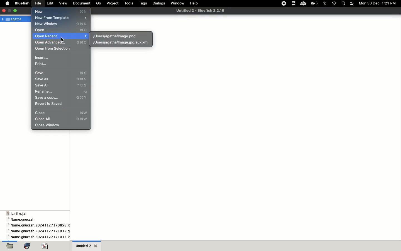 The image size is (401, 251). I want to click on png, so click(114, 36).